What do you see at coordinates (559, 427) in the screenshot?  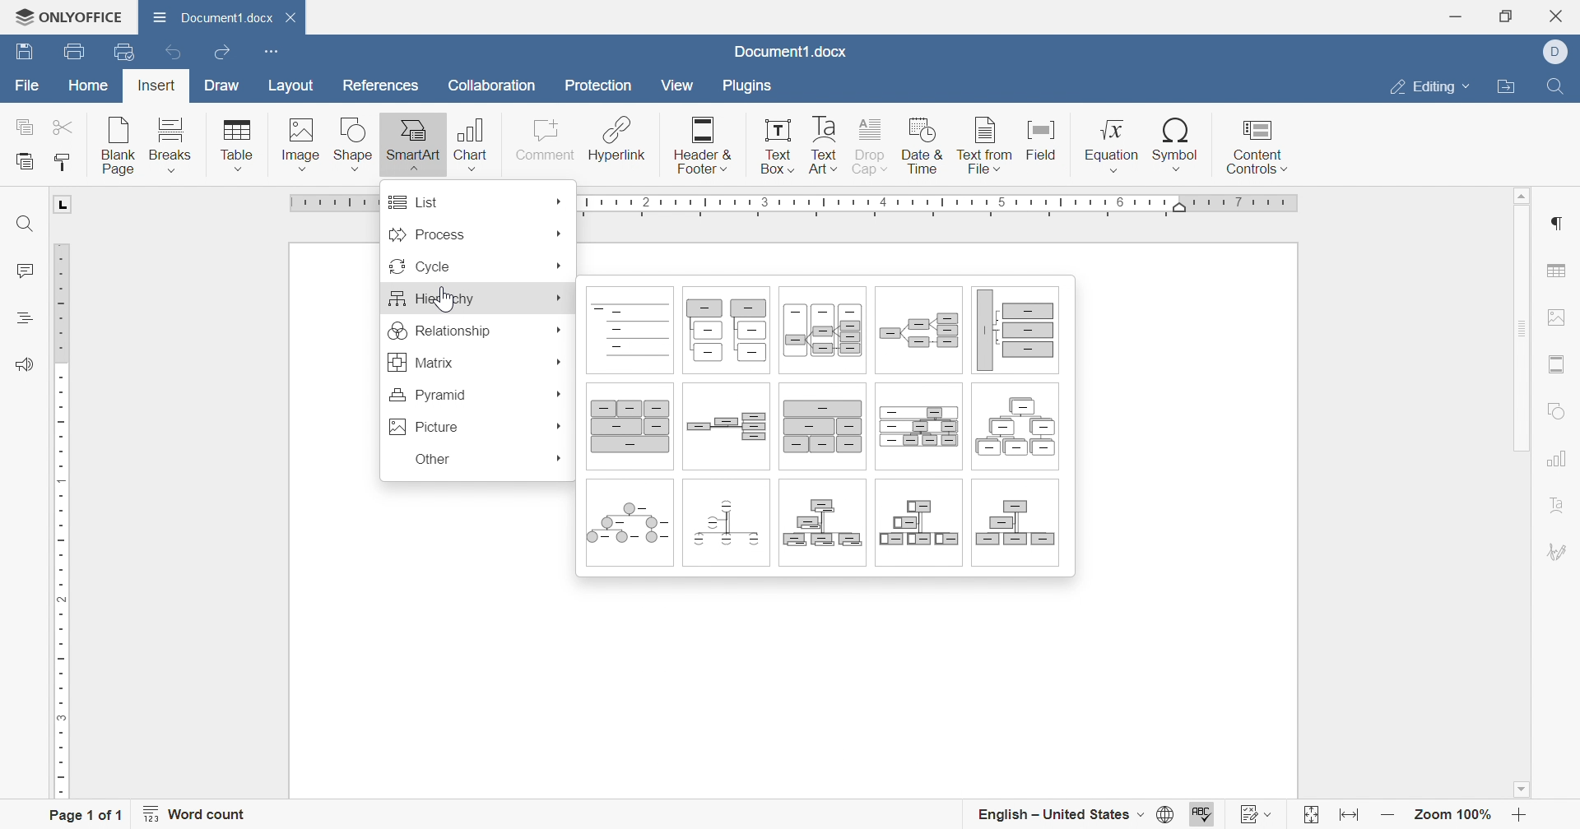 I see `More` at bounding box center [559, 427].